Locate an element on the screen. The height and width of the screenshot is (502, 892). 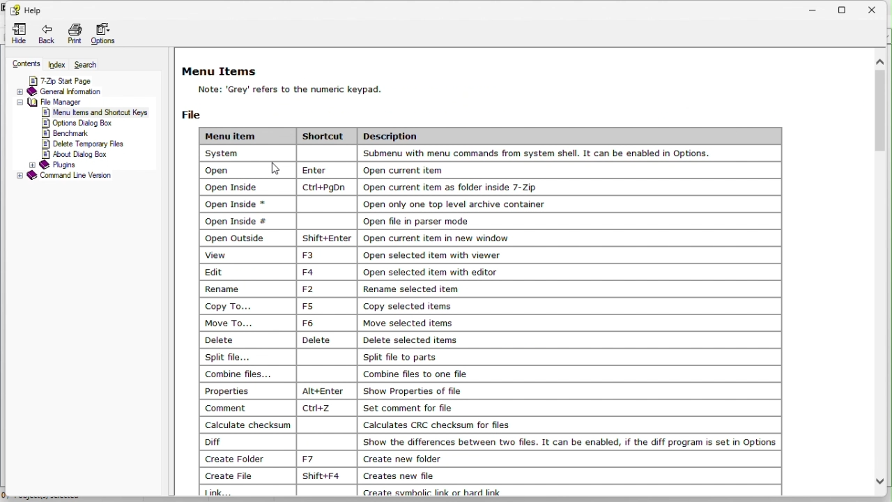
File is located at coordinates (196, 112).